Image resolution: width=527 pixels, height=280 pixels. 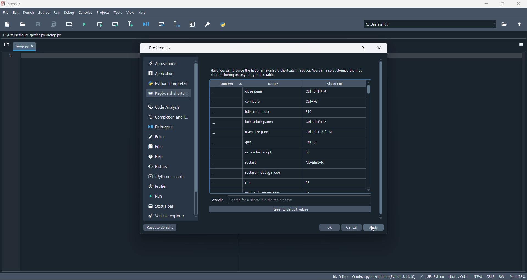 What do you see at coordinates (458, 276) in the screenshot?
I see `line and column number` at bounding box center [458, 276].